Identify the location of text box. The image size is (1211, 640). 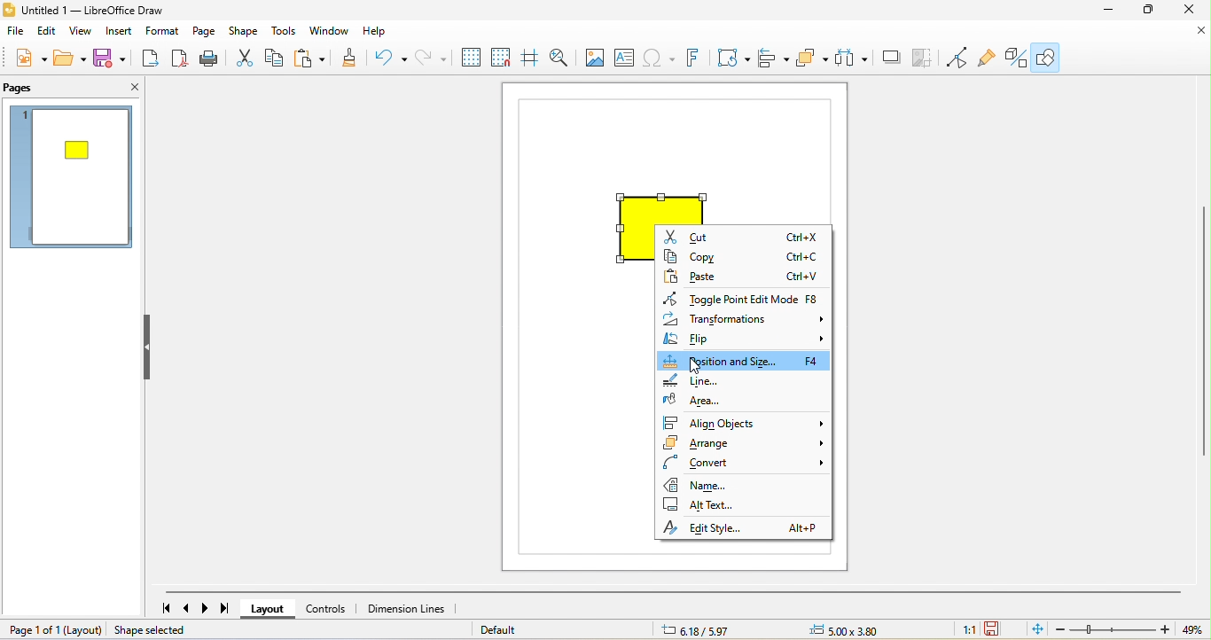
(626, 57).